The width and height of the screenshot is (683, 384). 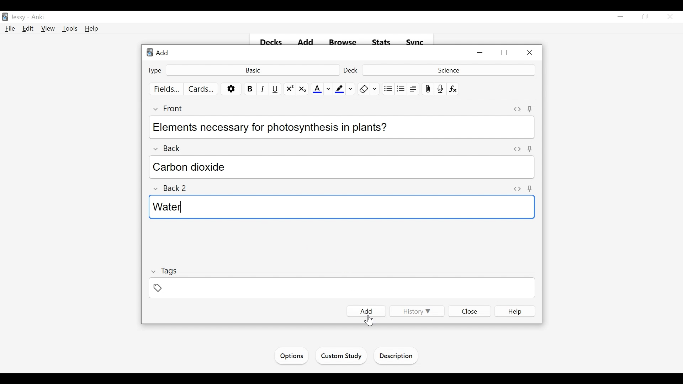 What do you see at coordinates (366, 311) in the screenshot?
I see `Add` at bounding box center [366, 311].